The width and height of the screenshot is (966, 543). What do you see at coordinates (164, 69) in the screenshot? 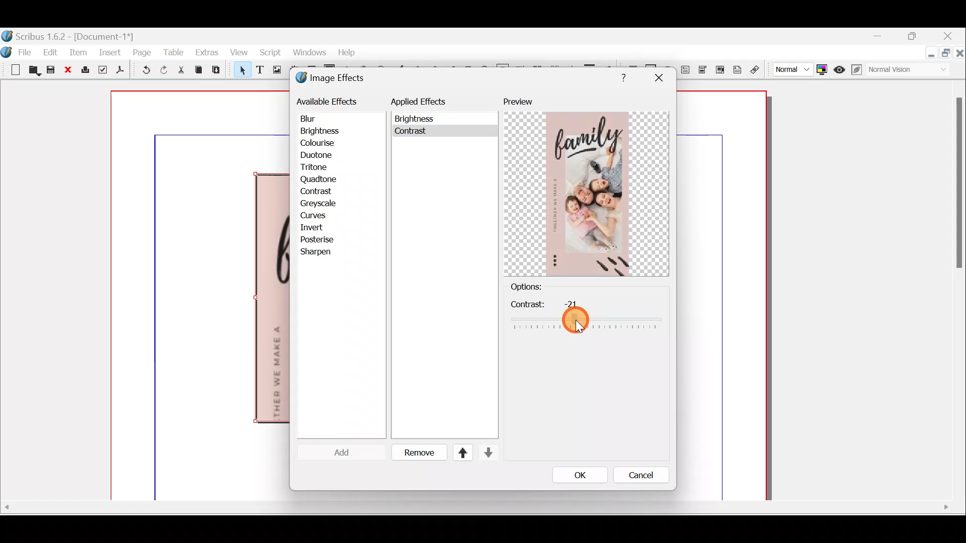
I see `Redo` at bounding box center [164, 69].